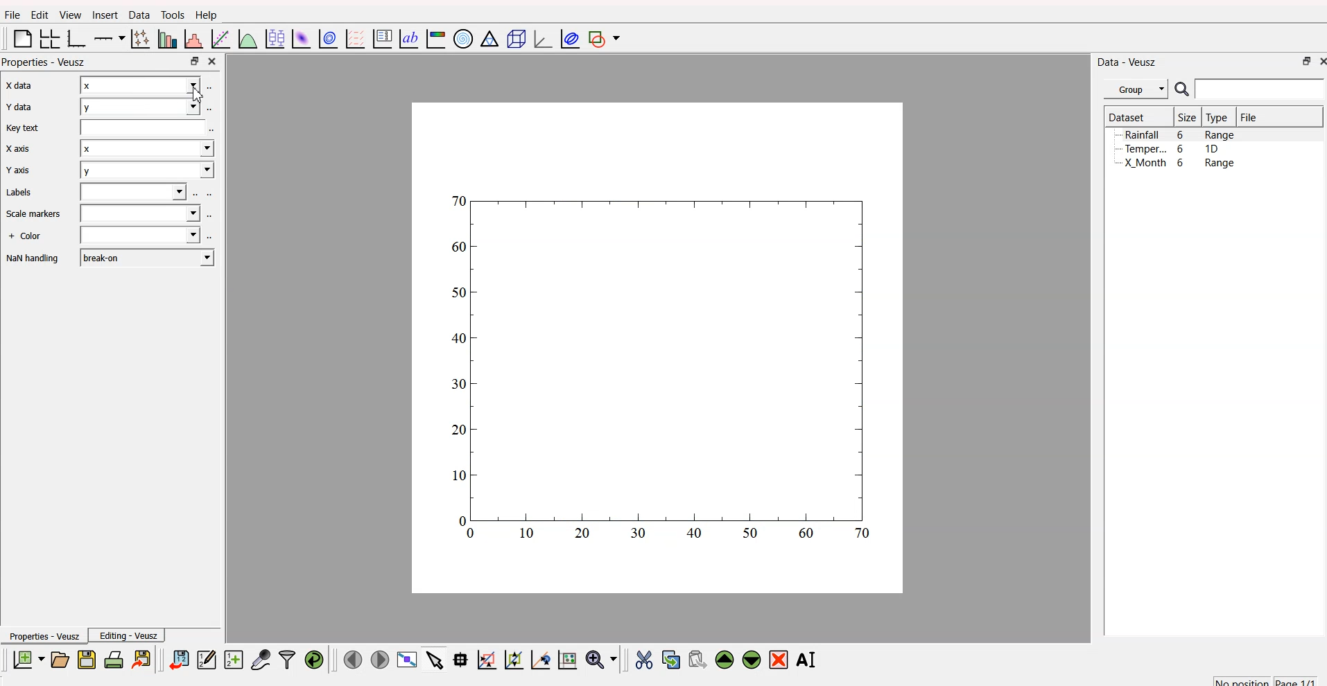 The image size is (1327, 686). I want to click on move to previous page, so click(353, 658).